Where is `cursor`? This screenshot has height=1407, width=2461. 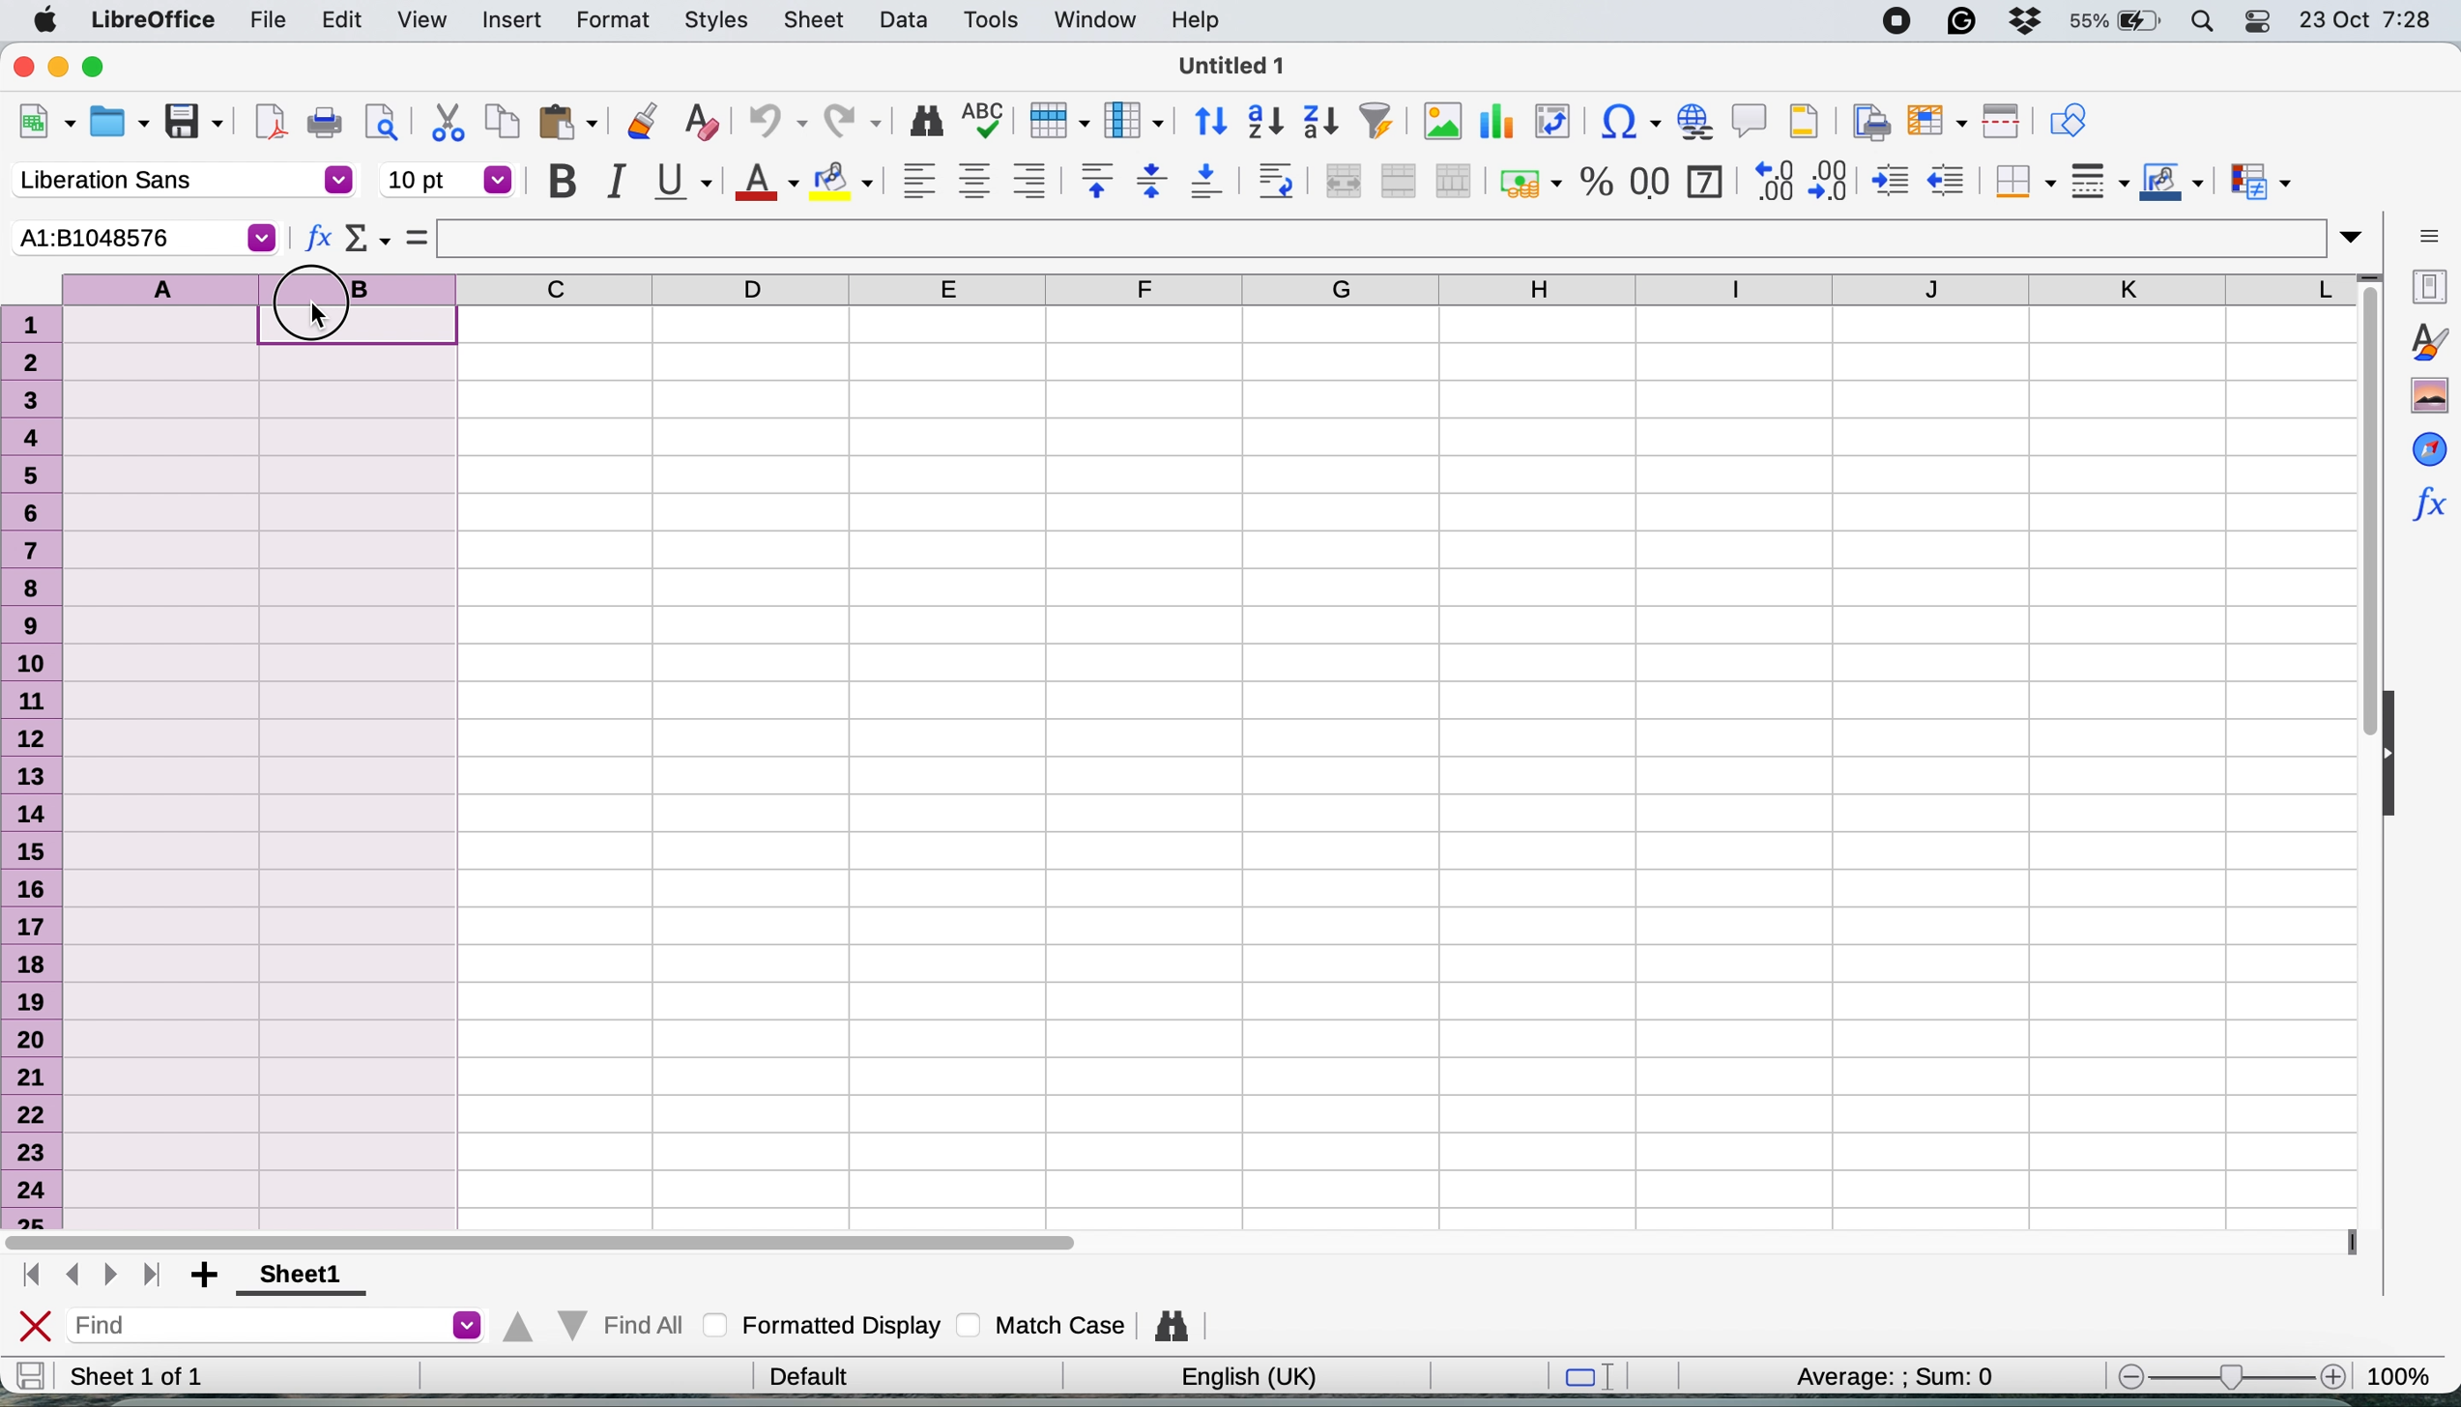 cursor is located at coordinates (326, 321).